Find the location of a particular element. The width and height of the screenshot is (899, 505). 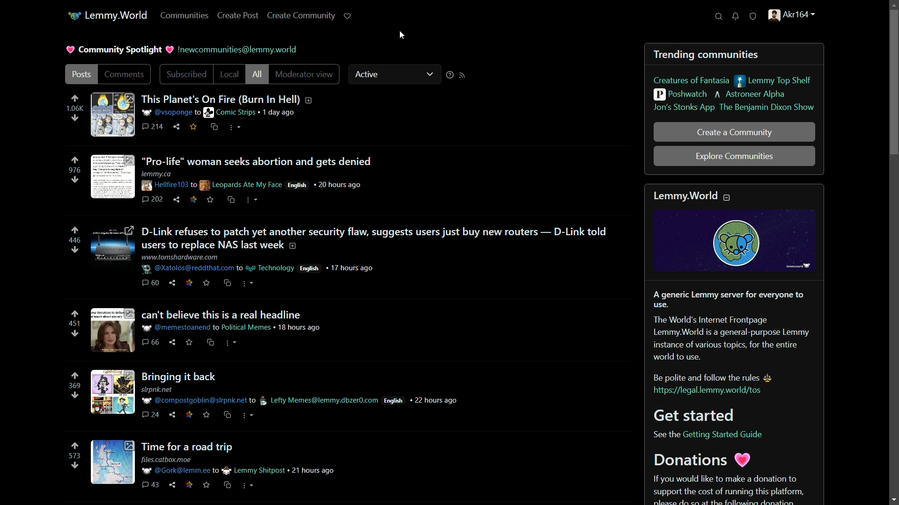

rss is located at coordinates (464, 75).